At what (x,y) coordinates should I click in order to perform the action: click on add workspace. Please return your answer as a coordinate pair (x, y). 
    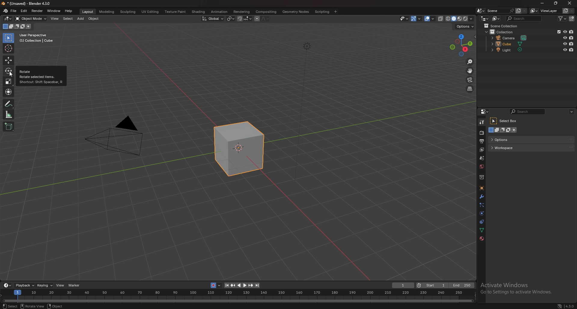
    Looking at the image, I should click on (336, 11).